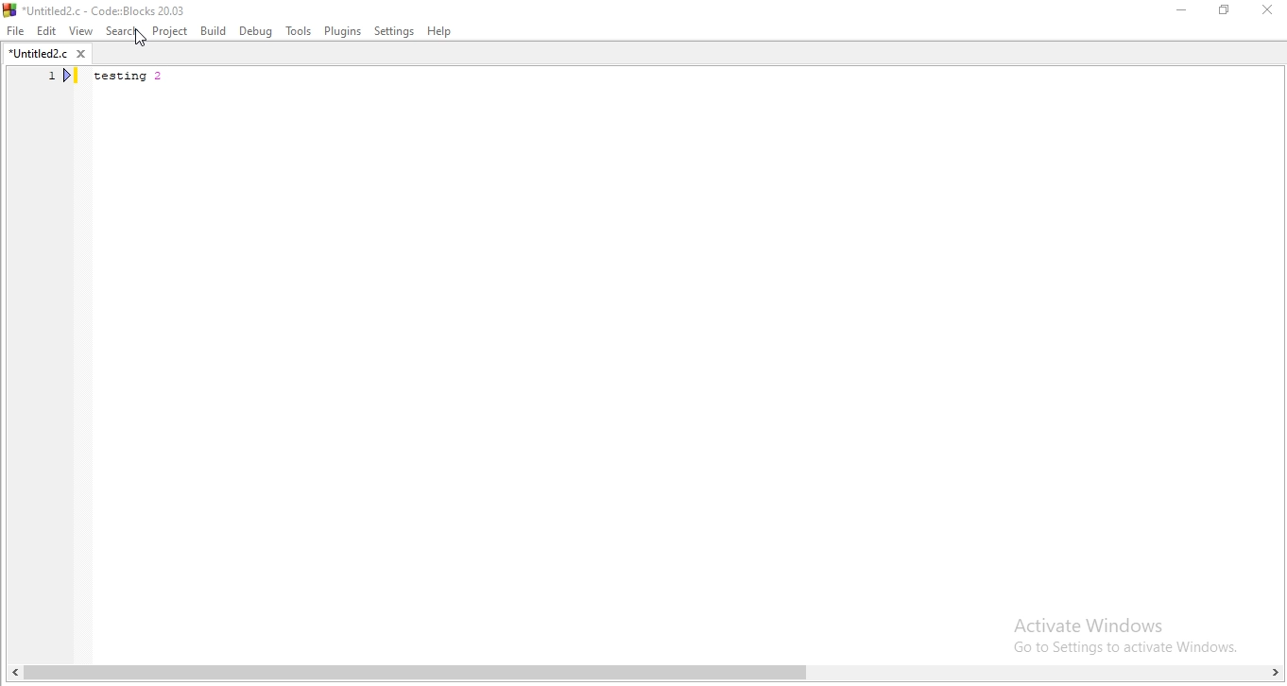 This screenshot has height=686, width=1287. I want to click on testing 2, so click(157, 78).